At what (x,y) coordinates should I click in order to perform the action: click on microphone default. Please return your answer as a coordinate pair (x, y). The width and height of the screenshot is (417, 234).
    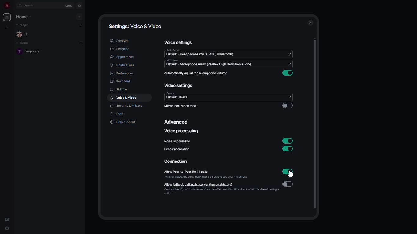
    Looking at the image, I should click on (209, 63).